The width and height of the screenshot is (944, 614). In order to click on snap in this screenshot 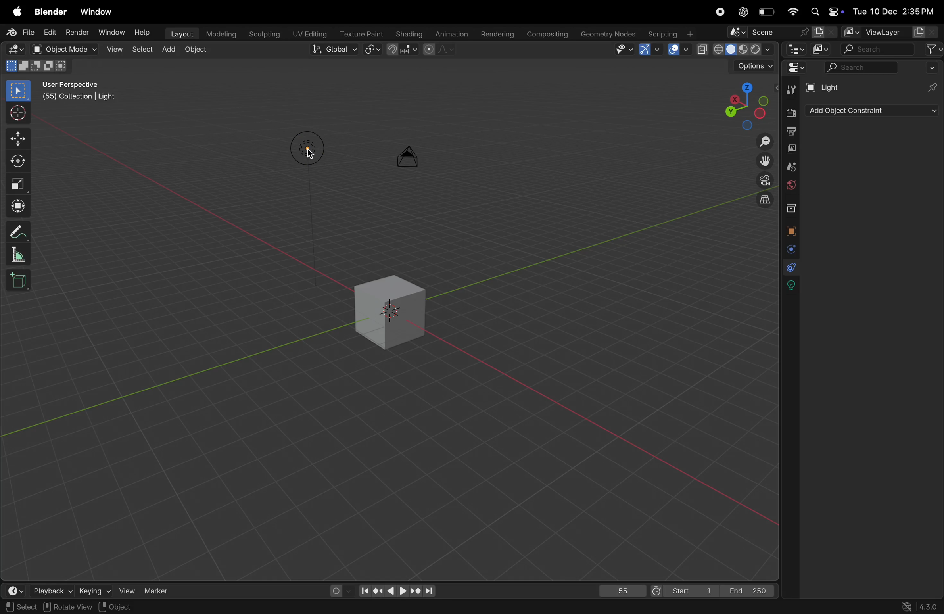, I will do `click(372, 50)`.